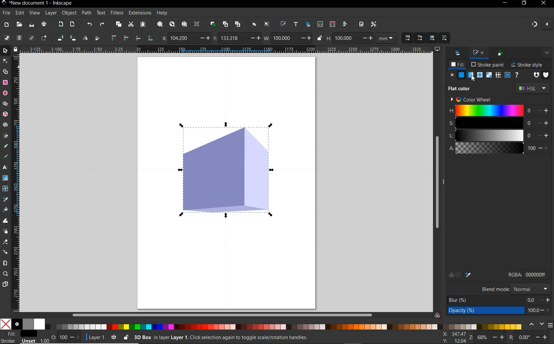 The image size is (554, 344). Describe the element at coordinates (5, 125) in the screenshot. I see `SPIRAL TOOL` at that location.